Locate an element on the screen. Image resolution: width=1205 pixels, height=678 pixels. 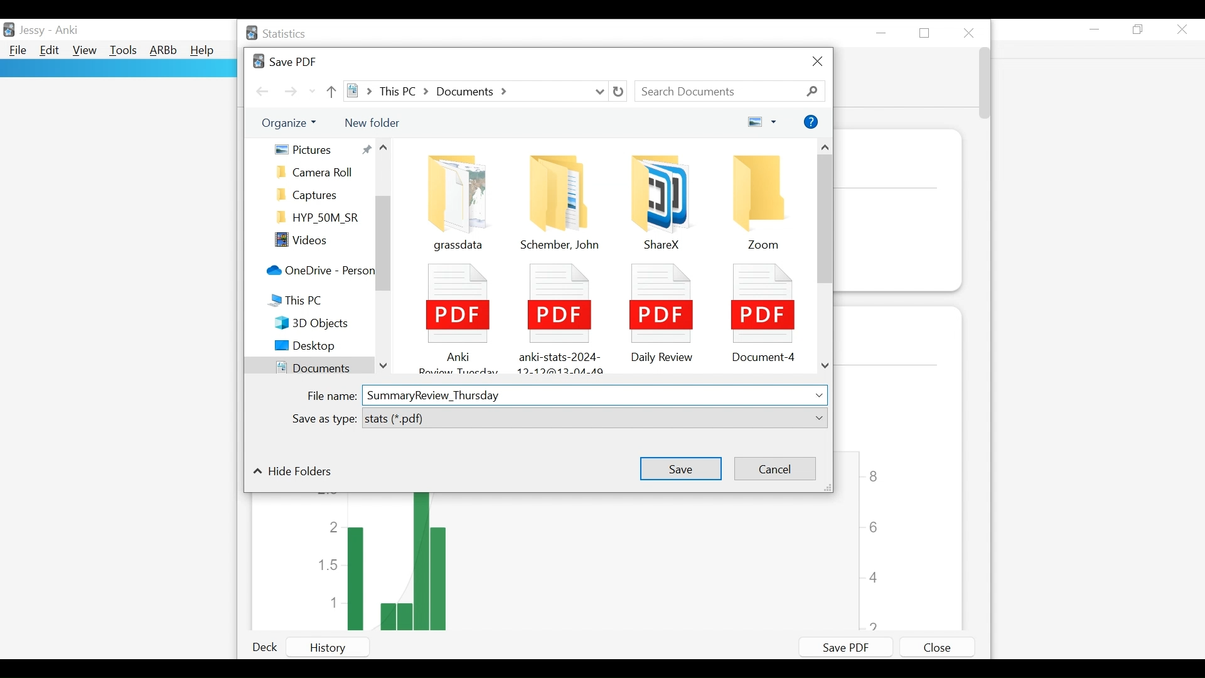
Folder is located at coordinates (560, 200).